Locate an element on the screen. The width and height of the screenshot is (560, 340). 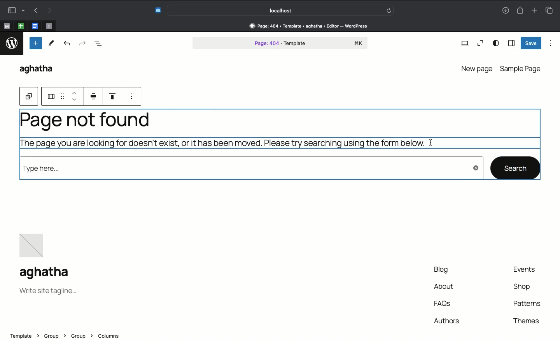
address is located at coordinates (267, 334).